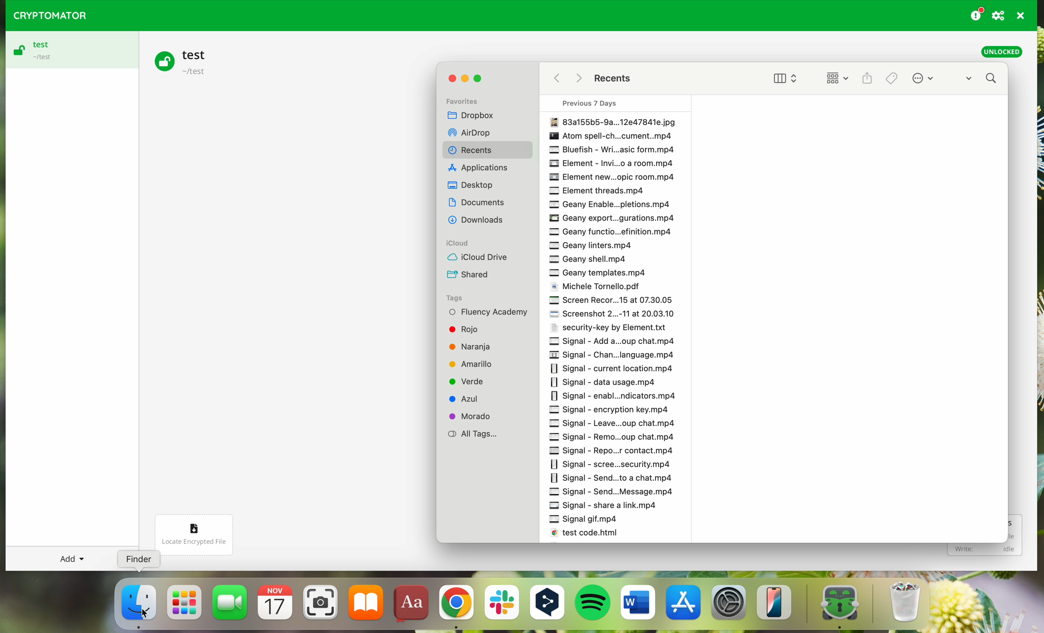 The height and width of the screenshot is (633, 1044). What do you see at coordinates (611, 463) in the screenshot?
I see `Signal Scene` at bounding box center [611, 463].